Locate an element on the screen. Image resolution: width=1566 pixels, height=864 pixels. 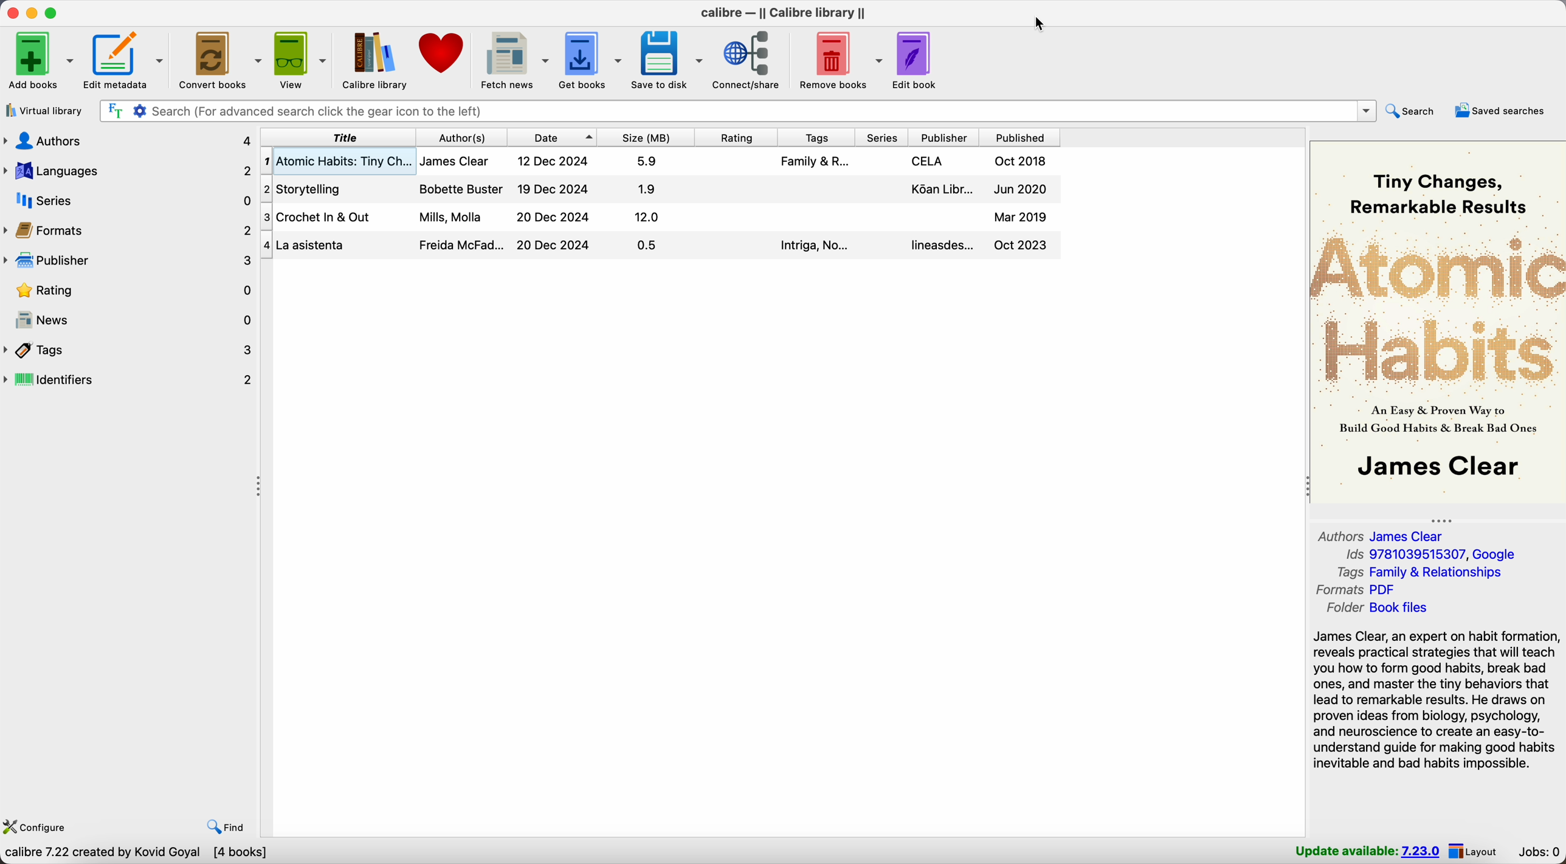
formats PDF is located at coordinates (1356, 590).